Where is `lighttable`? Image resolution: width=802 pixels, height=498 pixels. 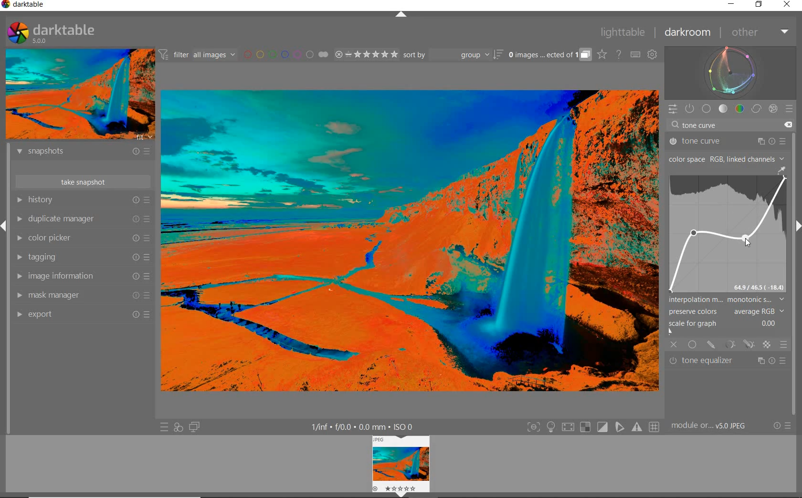 lighttable is located at coordinates (625, 32).